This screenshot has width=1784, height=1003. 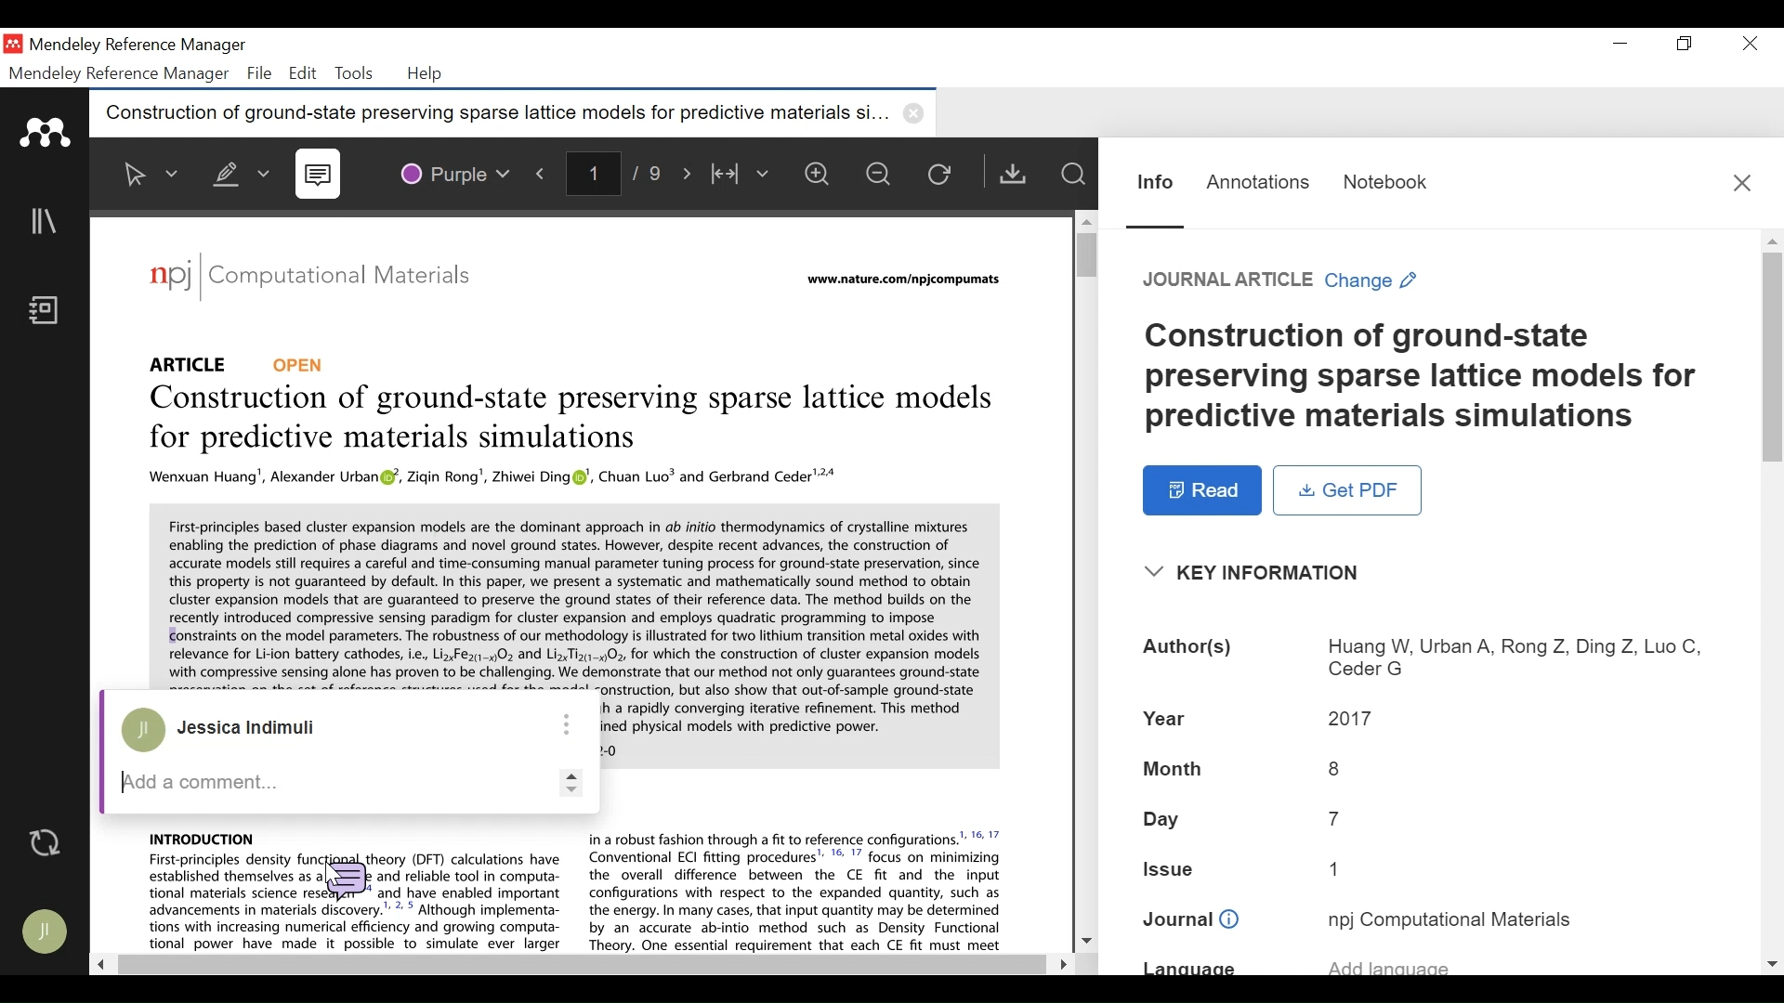 I want to click on Current Tab, so click(x=514, y=114).